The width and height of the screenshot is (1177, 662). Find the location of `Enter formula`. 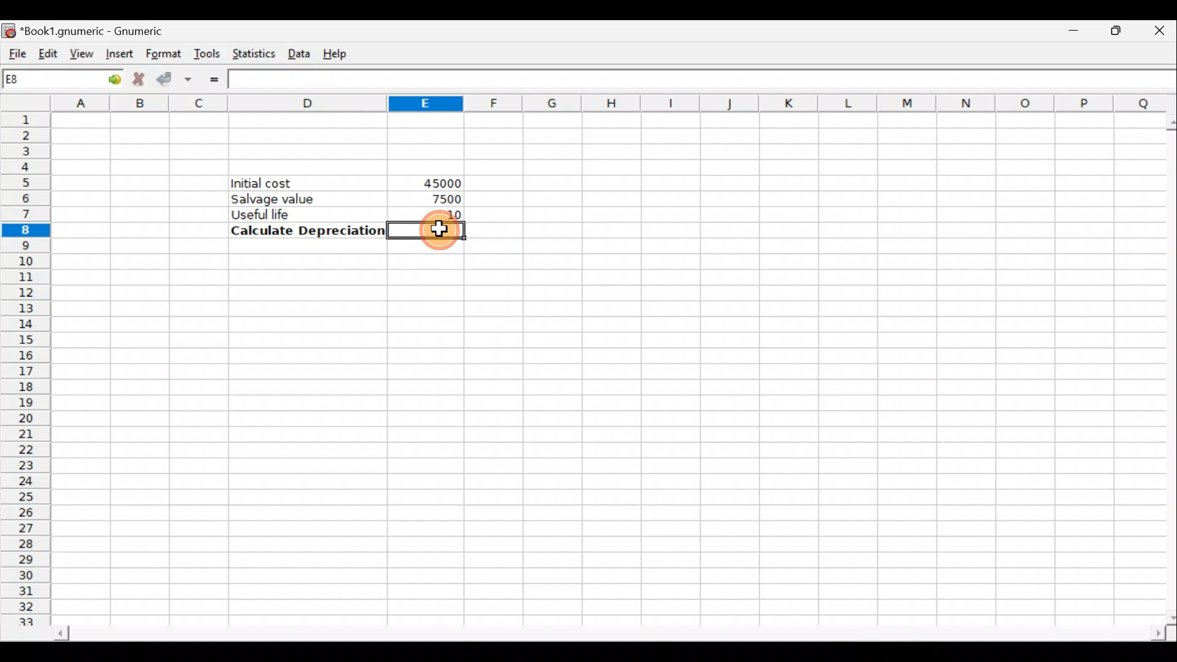

Enter formula is located at coordinates (213, 78).